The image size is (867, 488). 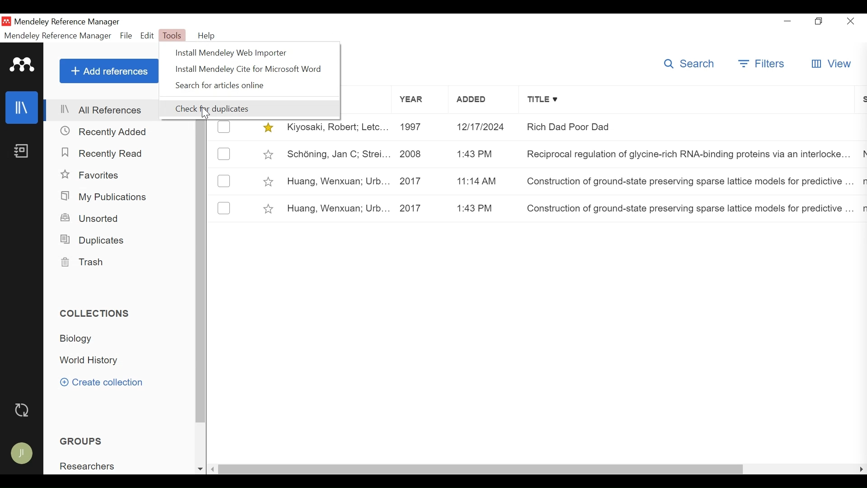 What do you see at coordinates (22, 107) in the screenshot?
I see `Library` at bounding box center [22, 107].